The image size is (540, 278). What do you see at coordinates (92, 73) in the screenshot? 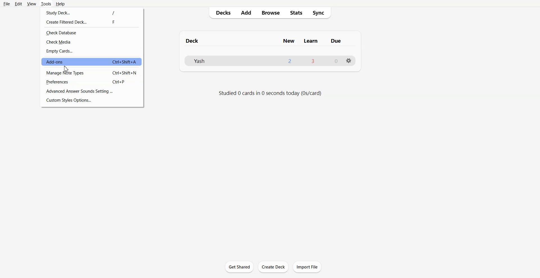
I see `Manage Note Types` at bounding box center [92, 73].